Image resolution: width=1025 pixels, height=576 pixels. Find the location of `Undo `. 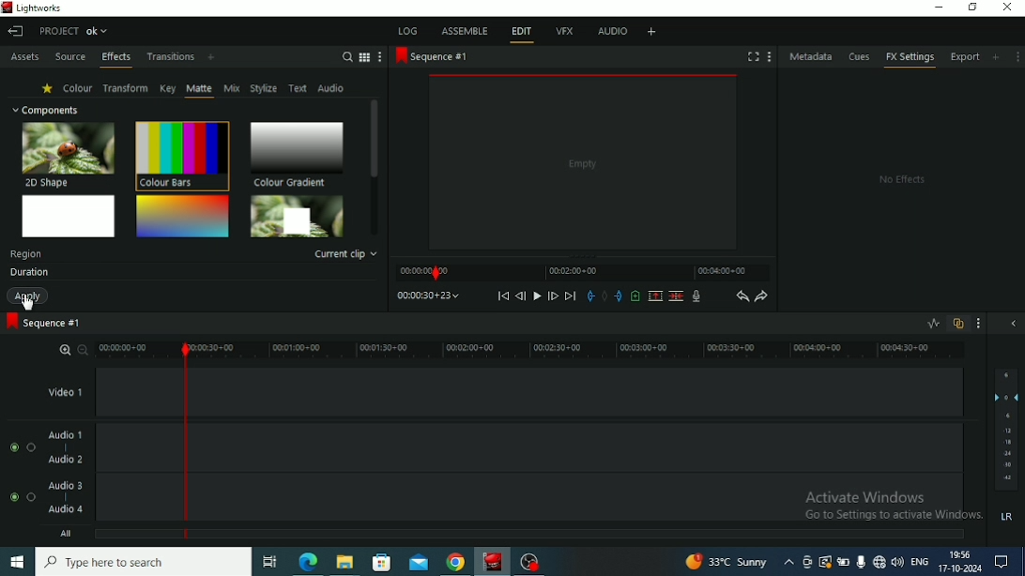

Undo  is located at coordinates (742, 296).